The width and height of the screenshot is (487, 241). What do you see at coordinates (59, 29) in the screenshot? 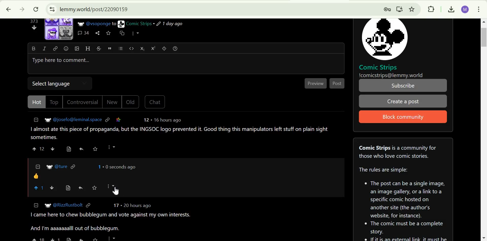
I see `expand here` at bounding box center [59, 29].